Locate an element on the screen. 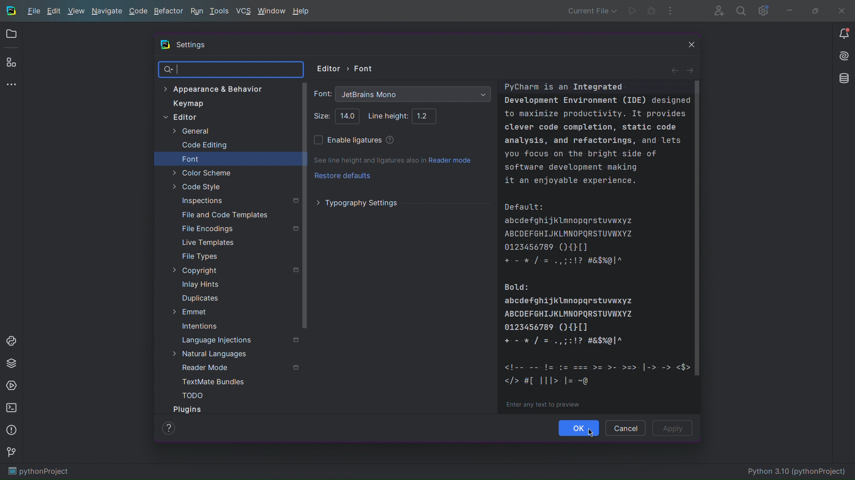 This screenshot has width=855, height=480. Notifications is located at coordinates (843, 34).